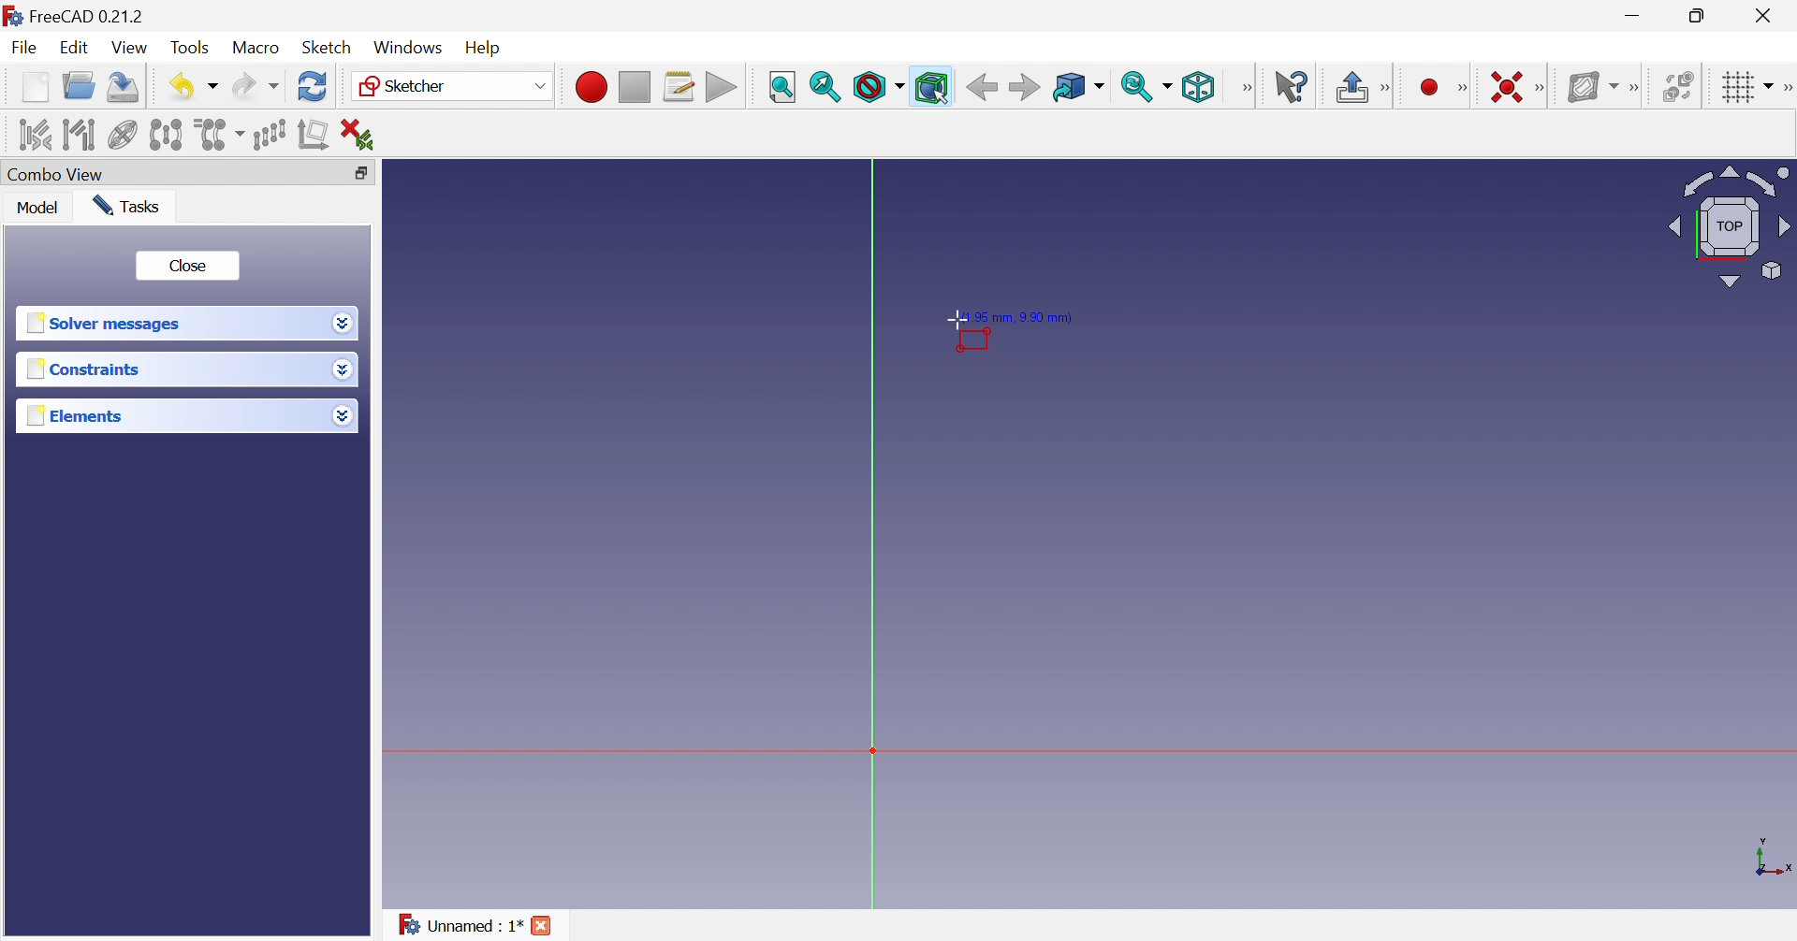 This screenshot has height=941, width=1797. What do you see at coordinates (53, 175) in the screenshot?
I see `Combo view` at bounding box center [53, 175].